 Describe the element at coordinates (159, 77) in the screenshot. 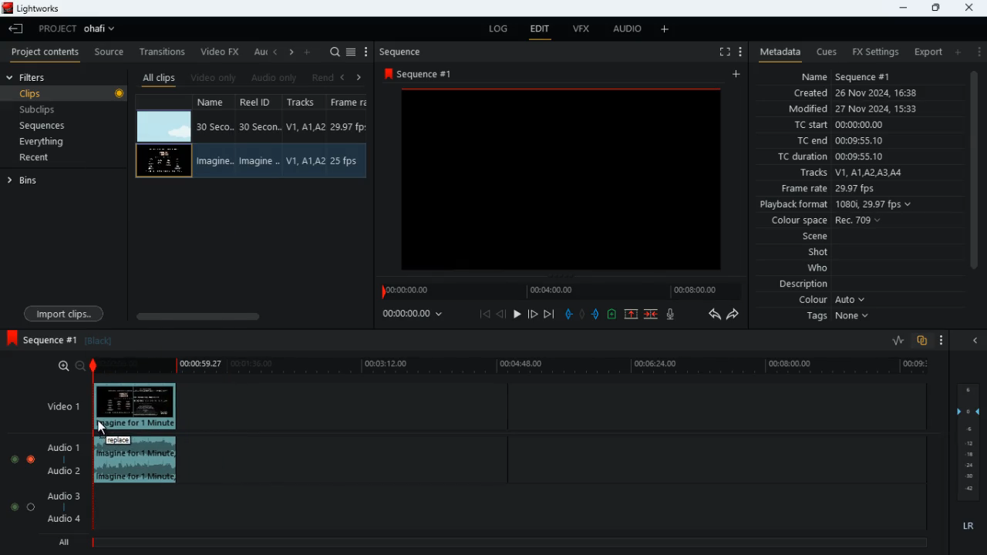

I see `all clips` at that location.